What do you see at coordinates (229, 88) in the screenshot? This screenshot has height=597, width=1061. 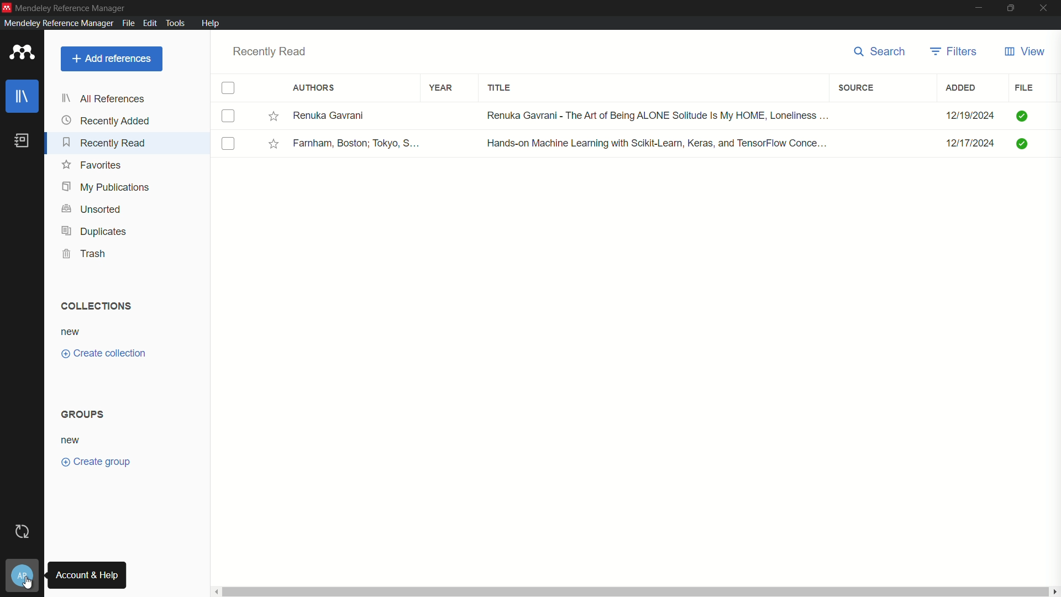 I see `check box` at bounding box center [229, 88].